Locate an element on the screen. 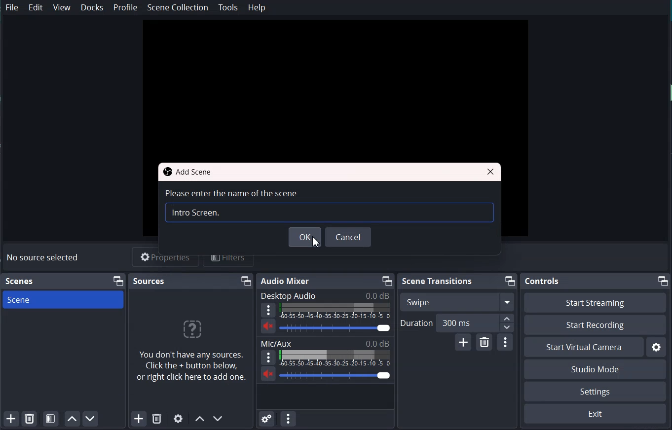 The height and width of the screenshot is (430, 672). You don't have any sources.
Click the + button below,
or right click here to add one. is located at coordinates (192, 369).